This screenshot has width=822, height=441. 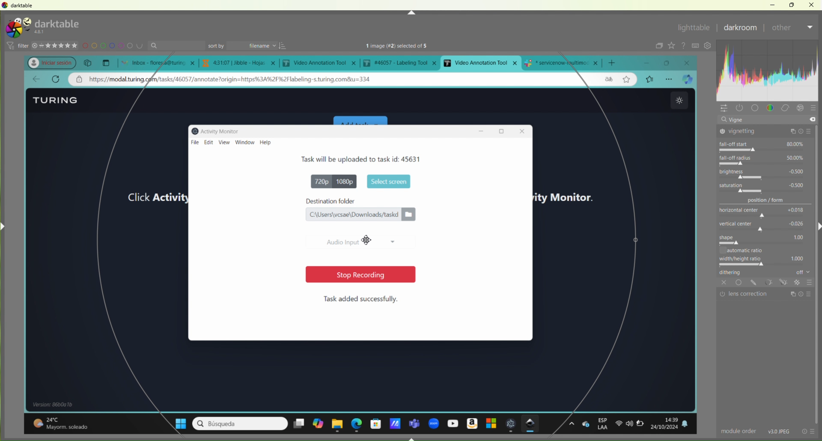 I want to click on tab, so click(x=321, y=63).